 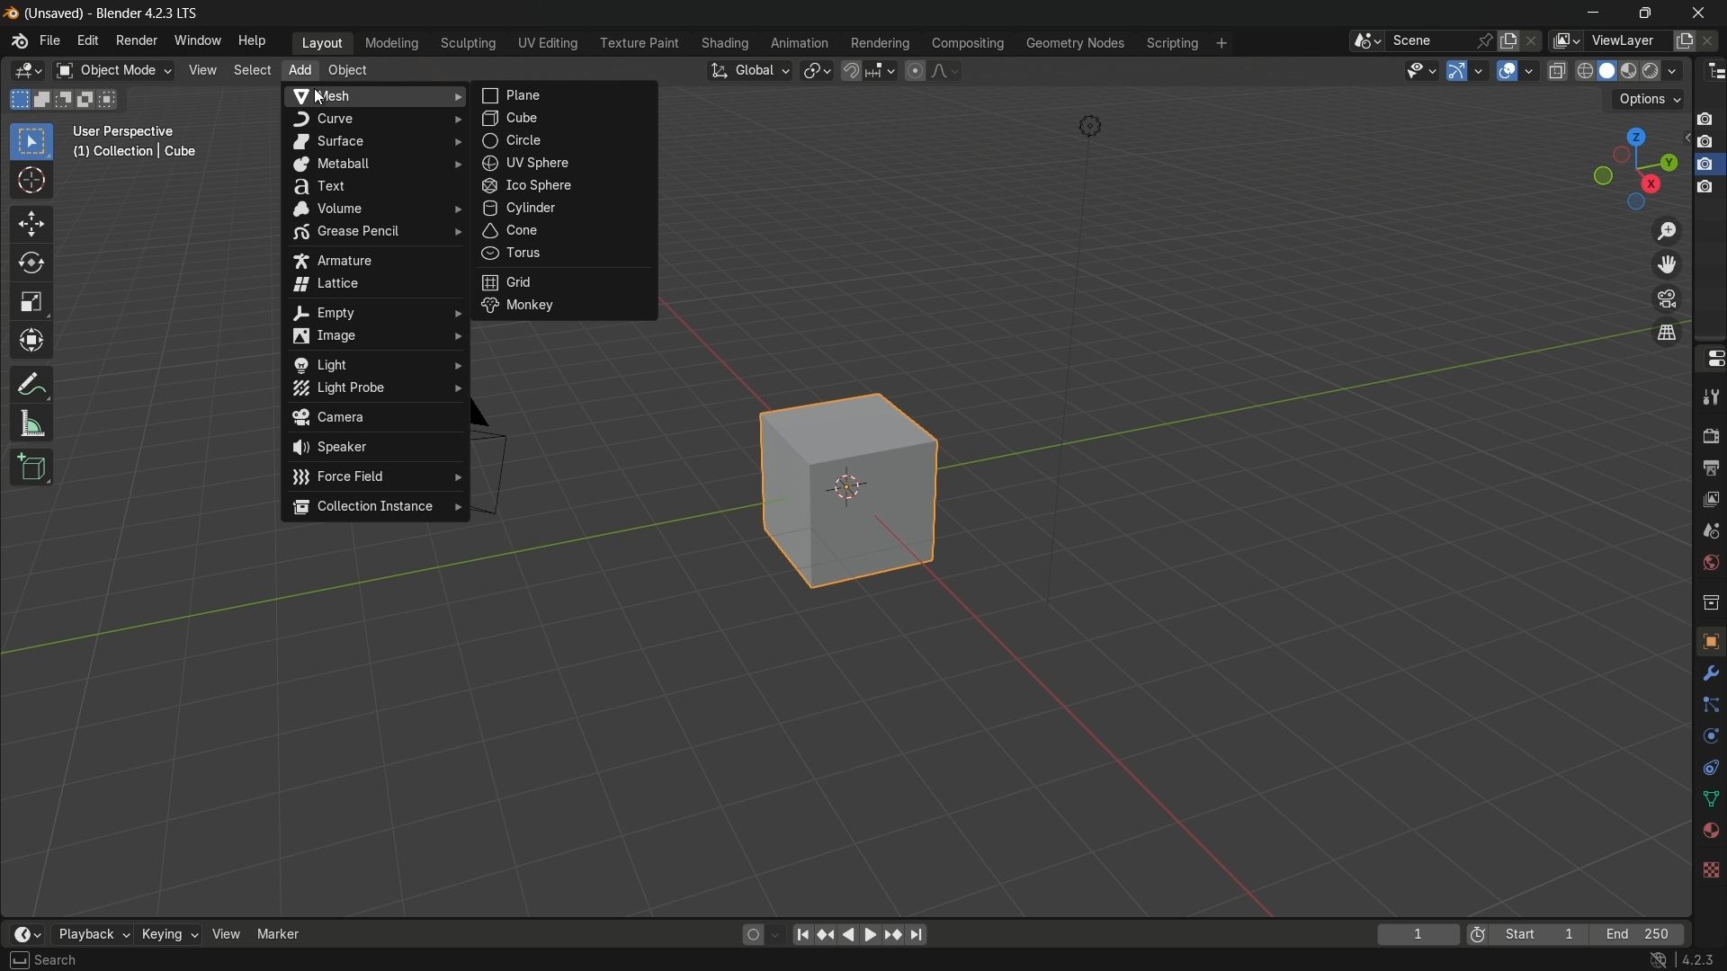 What do you see at coordinates (1667, 298) in the screenshot?
I see `toggle the camera view` at bounding box center [1667, 298].